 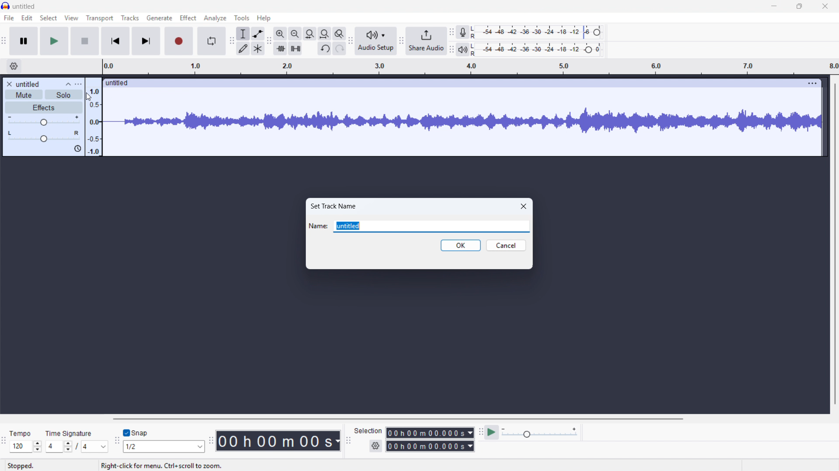 What do you see at coordinates (188, 18) in the screenshot?
I see `Effect ` at bounding box center [188, 18].